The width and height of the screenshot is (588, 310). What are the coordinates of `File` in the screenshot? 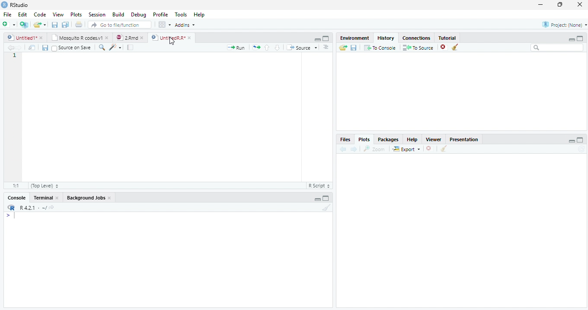 It's located at (6, 15).